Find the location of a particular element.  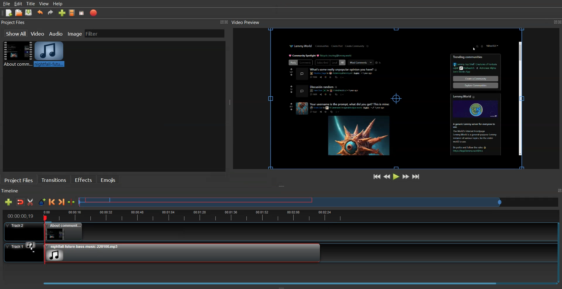

Disable snaping is located at coordinates (20, 202).